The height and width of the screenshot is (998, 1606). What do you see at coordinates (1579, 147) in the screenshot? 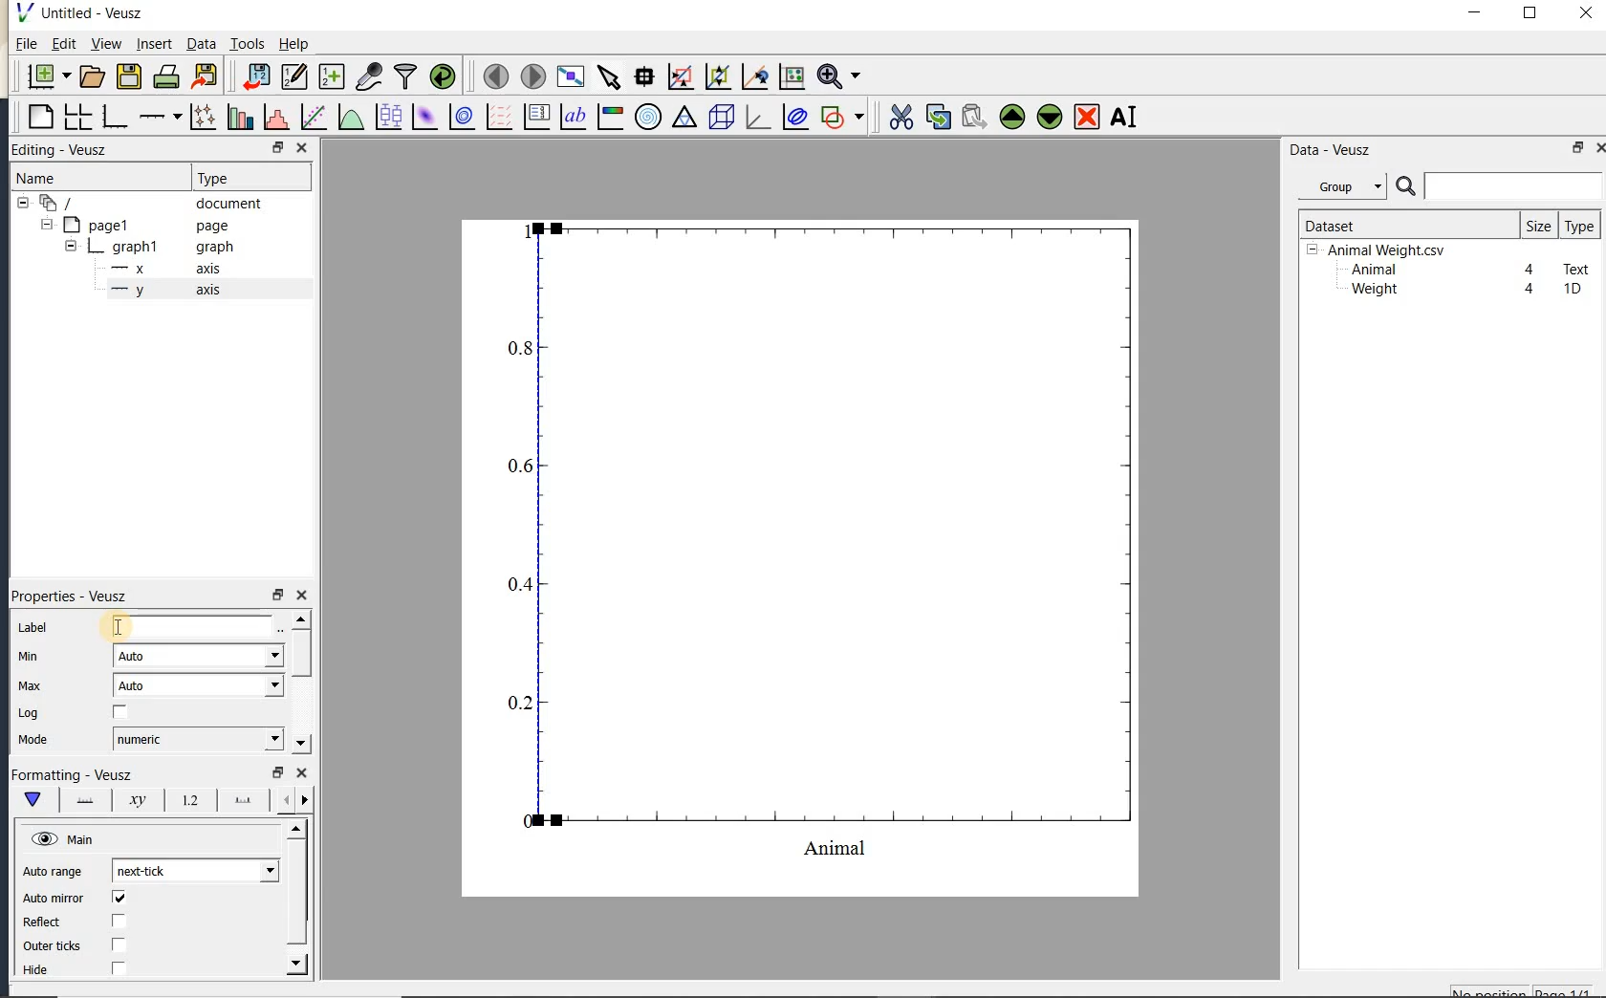
I see `restore` at bounding box center [1579, 147].